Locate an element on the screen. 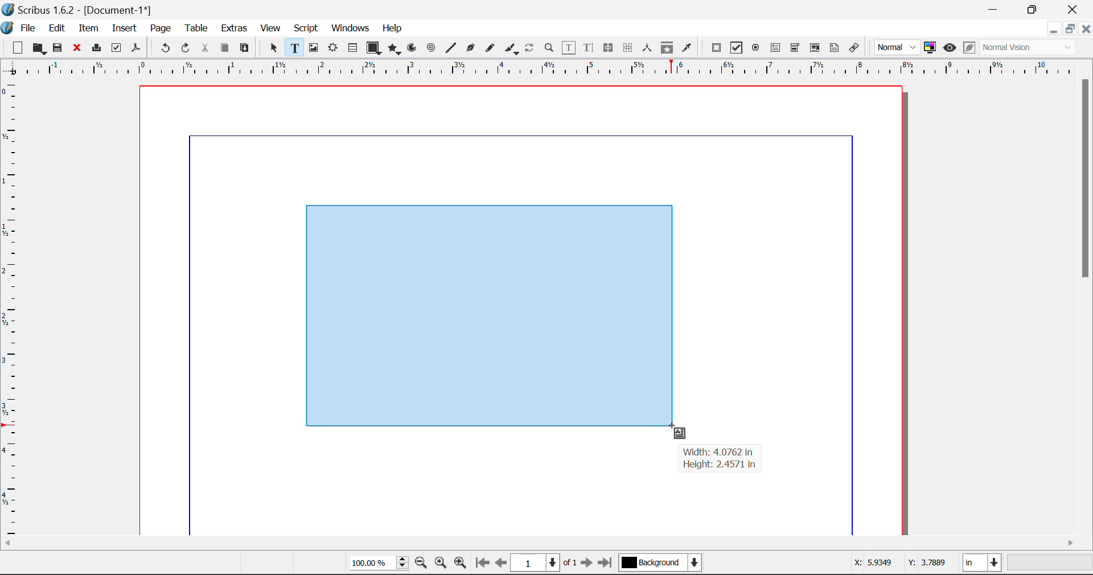  Image Frame is located at coordinates (313, 48).